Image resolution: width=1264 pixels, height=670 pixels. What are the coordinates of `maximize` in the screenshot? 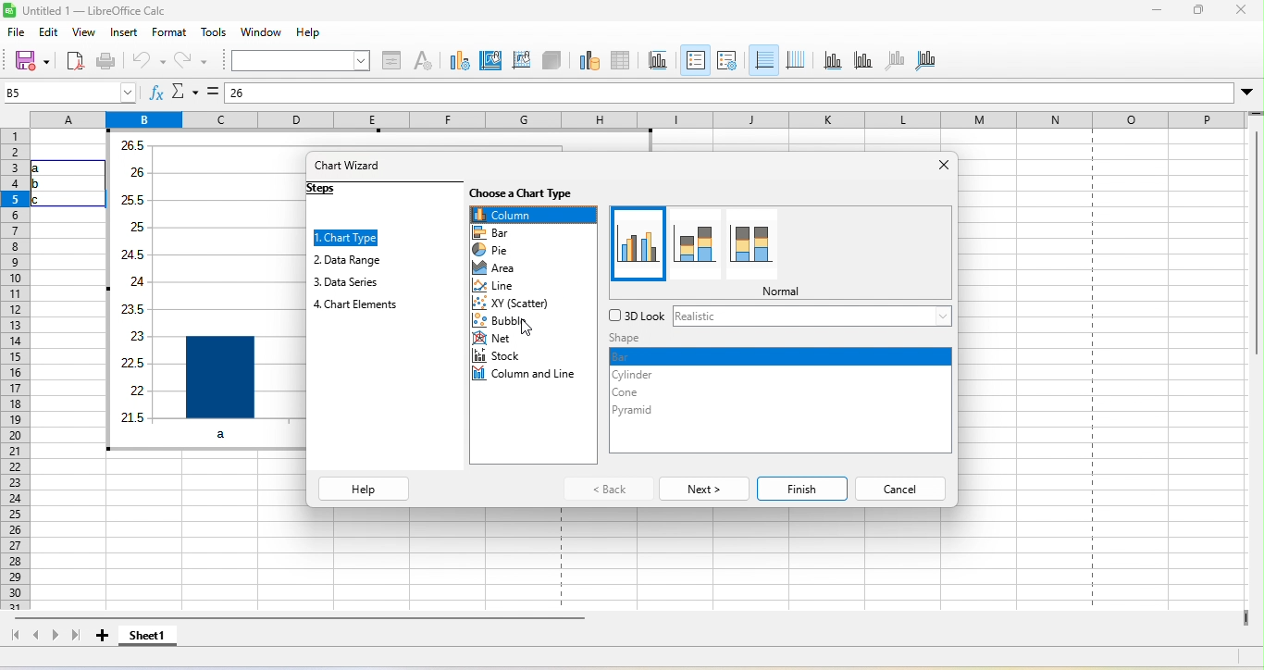 It's located at (1200, 12).